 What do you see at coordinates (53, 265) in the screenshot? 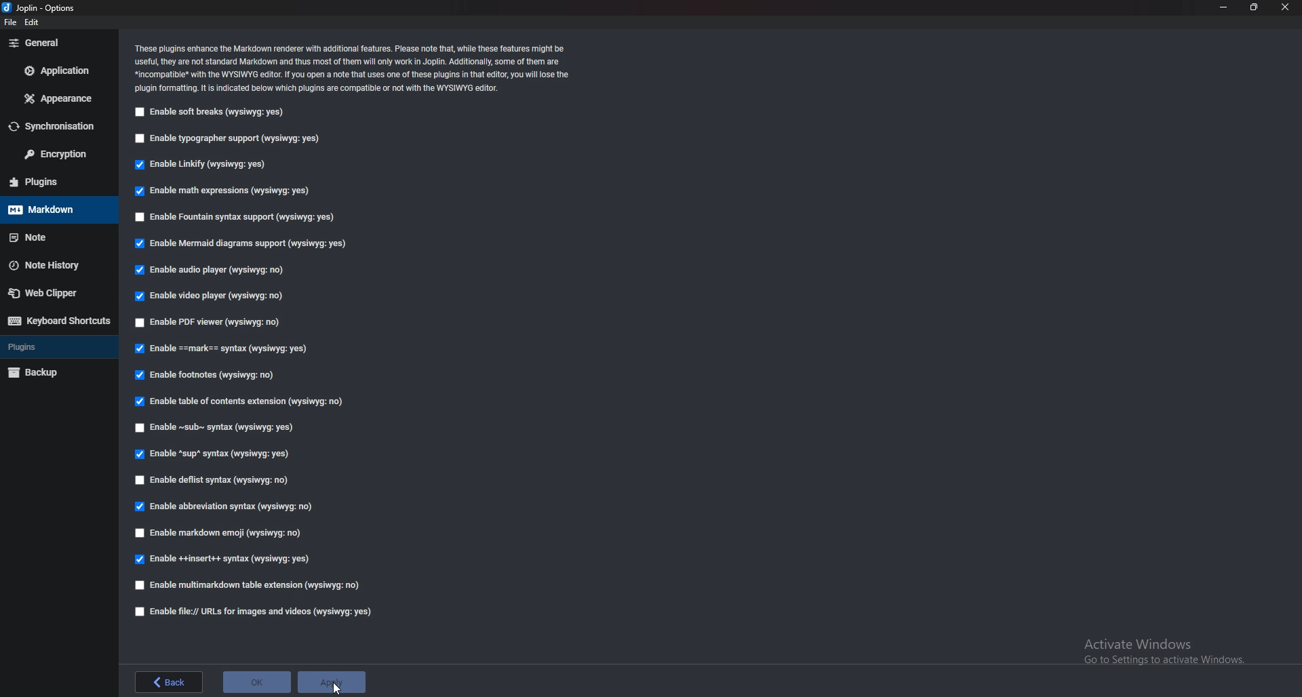
I see `Note history` at bounding box center [53, 265].